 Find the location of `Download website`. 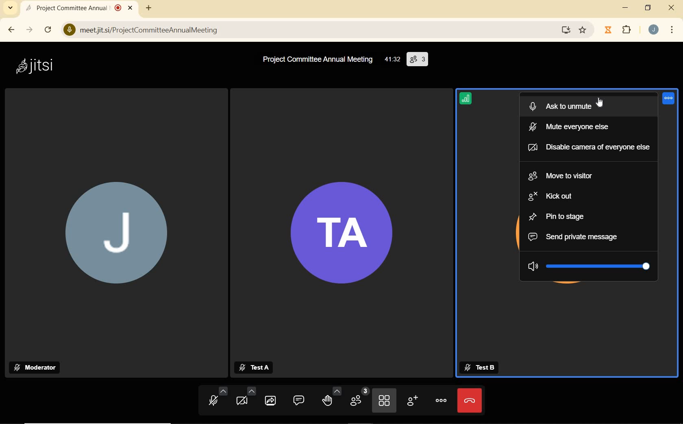

Download website is located at coordinates (565, 30).